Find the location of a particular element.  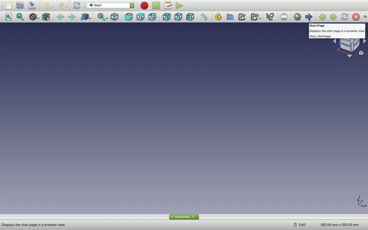

Measure distance is located at coordinates (203, 17).